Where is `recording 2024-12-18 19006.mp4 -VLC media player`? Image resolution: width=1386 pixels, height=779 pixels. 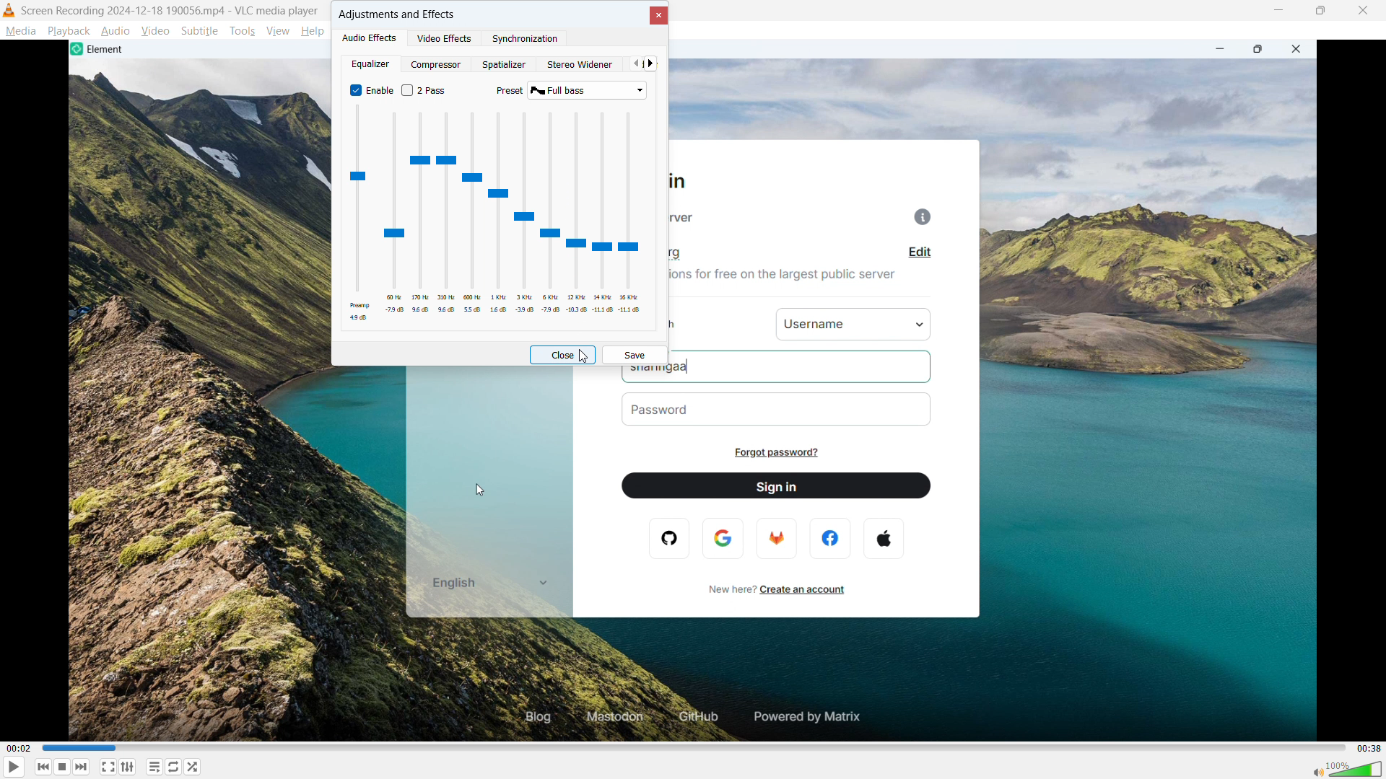
recording 2024-12-18 19006.mp4 -VLC media player is located at coordinates (171, 10).